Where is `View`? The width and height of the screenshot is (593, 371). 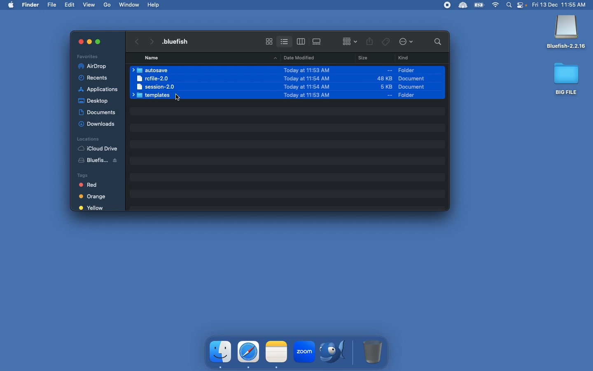 View is located at coordinates (90, 4).